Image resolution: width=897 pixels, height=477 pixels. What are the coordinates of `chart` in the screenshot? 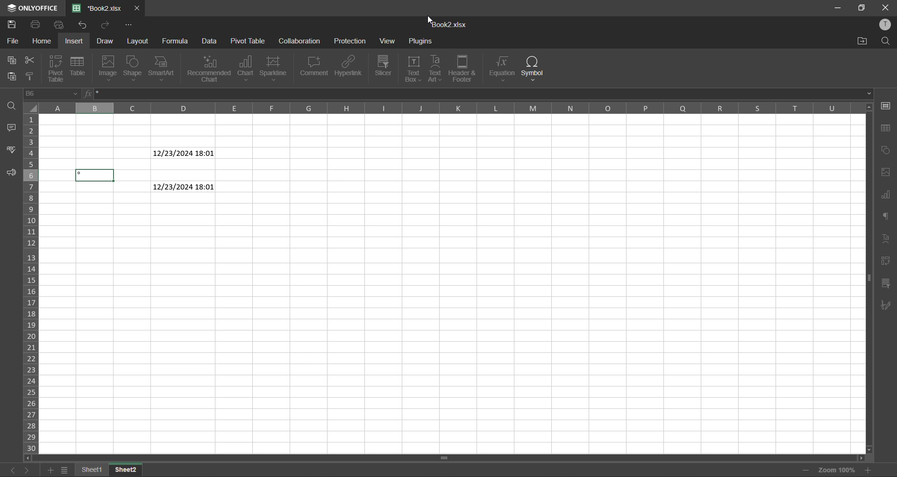 It's located at (885, 150).